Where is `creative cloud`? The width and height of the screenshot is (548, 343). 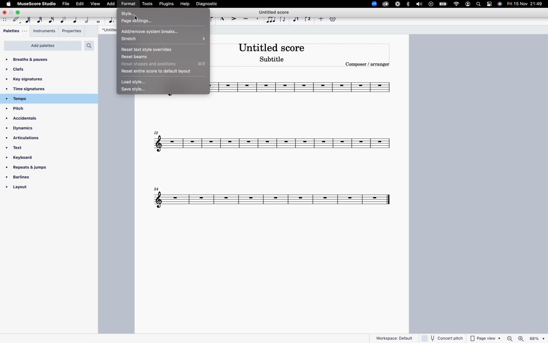 creative cloud is located at coordinates (386, 4).